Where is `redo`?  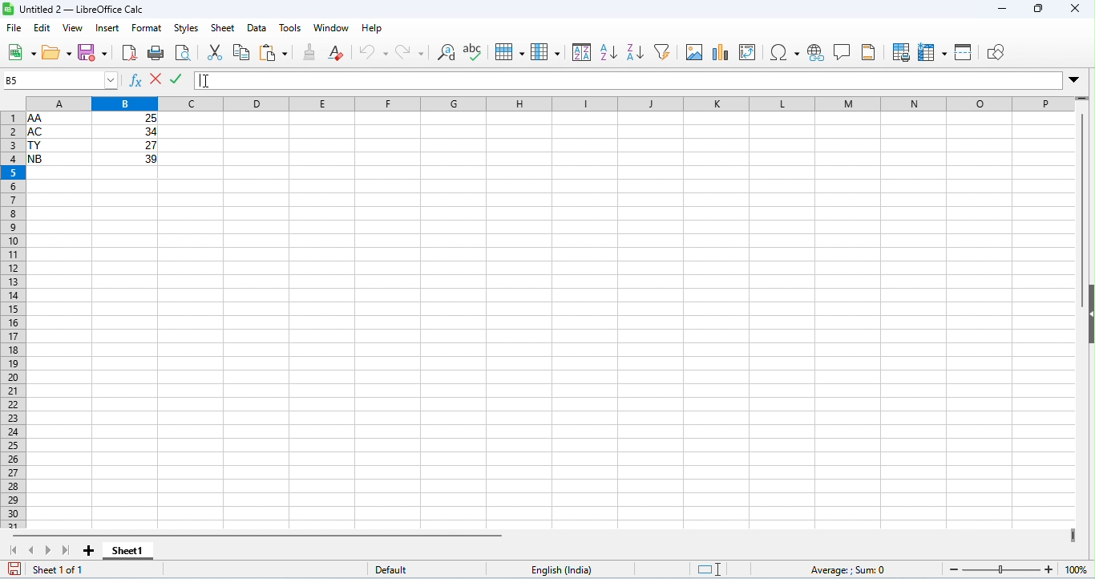
redo is located at coordinates (410, 53).